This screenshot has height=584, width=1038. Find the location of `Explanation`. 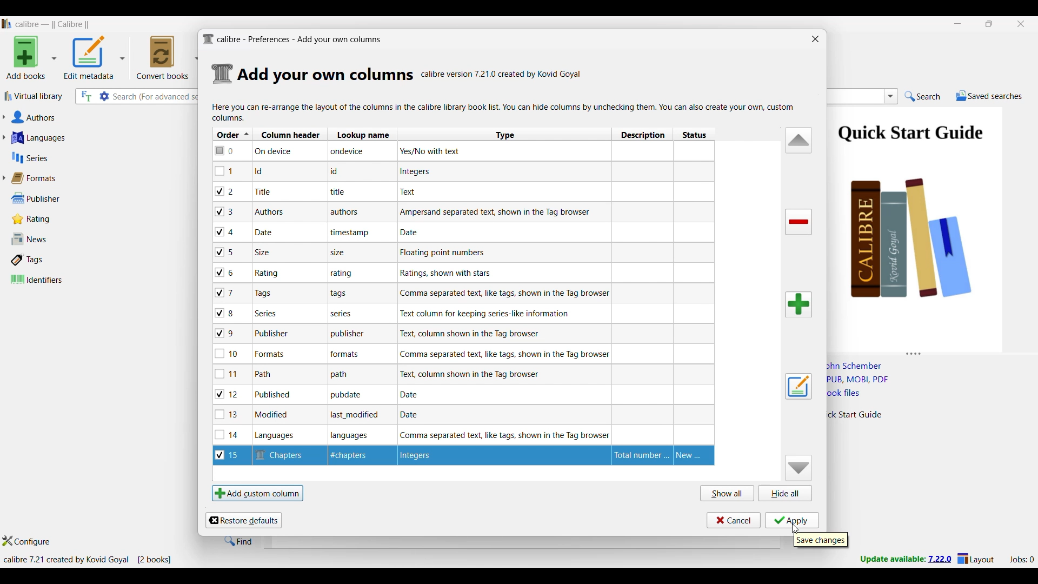

Explanation is located at coordinates (415, 232).